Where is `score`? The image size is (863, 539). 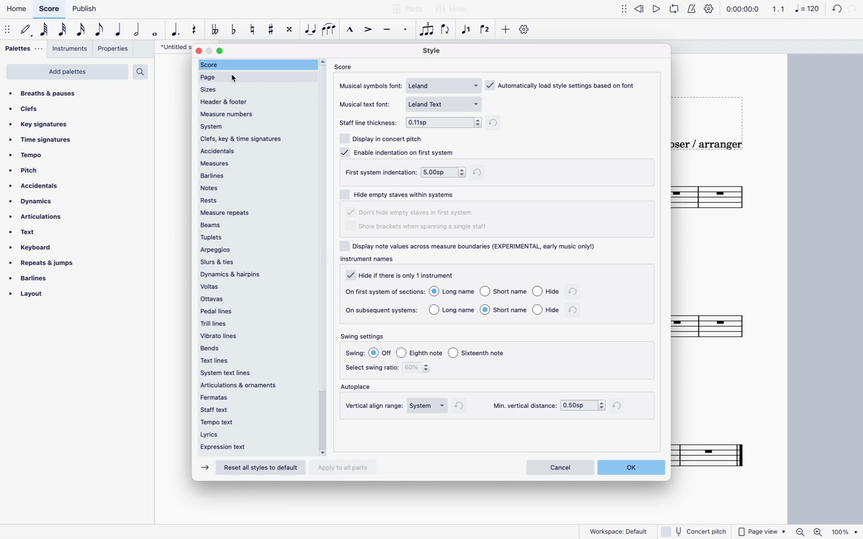 score is located at coordinates (255, 65).